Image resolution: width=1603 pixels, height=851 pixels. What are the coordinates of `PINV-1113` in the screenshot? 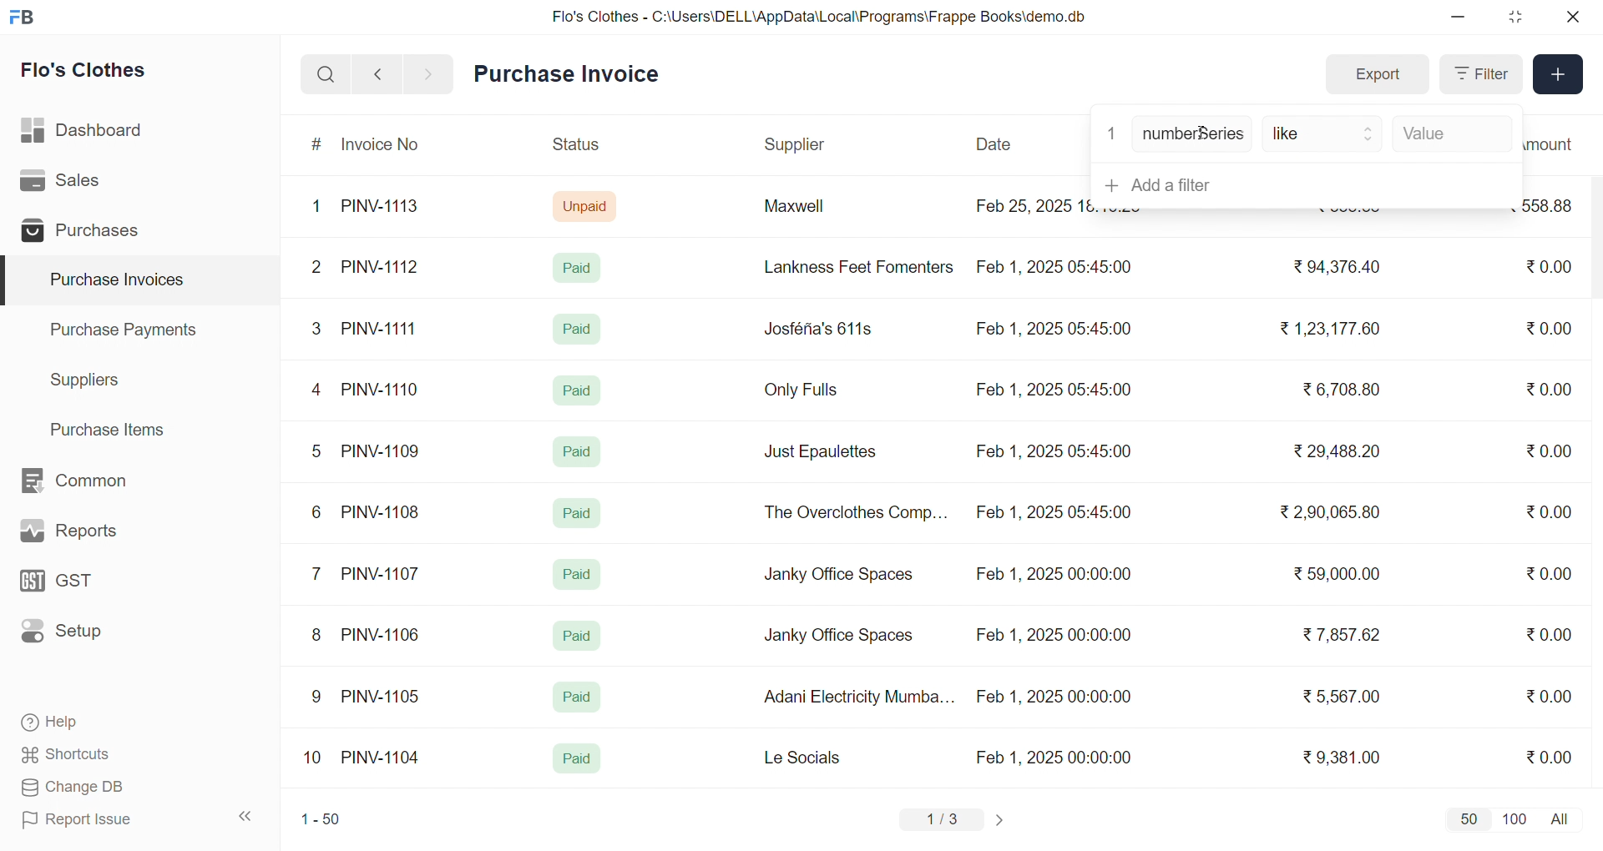 It's located at (387, 208).